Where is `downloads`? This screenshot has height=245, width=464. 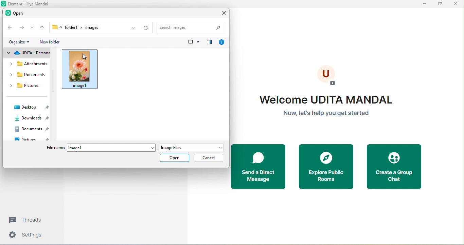 downloads is located at coordinates (30, 118).